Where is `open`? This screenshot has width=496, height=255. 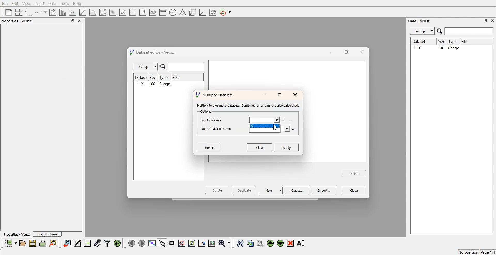 open is located at coordinates (22, 243).